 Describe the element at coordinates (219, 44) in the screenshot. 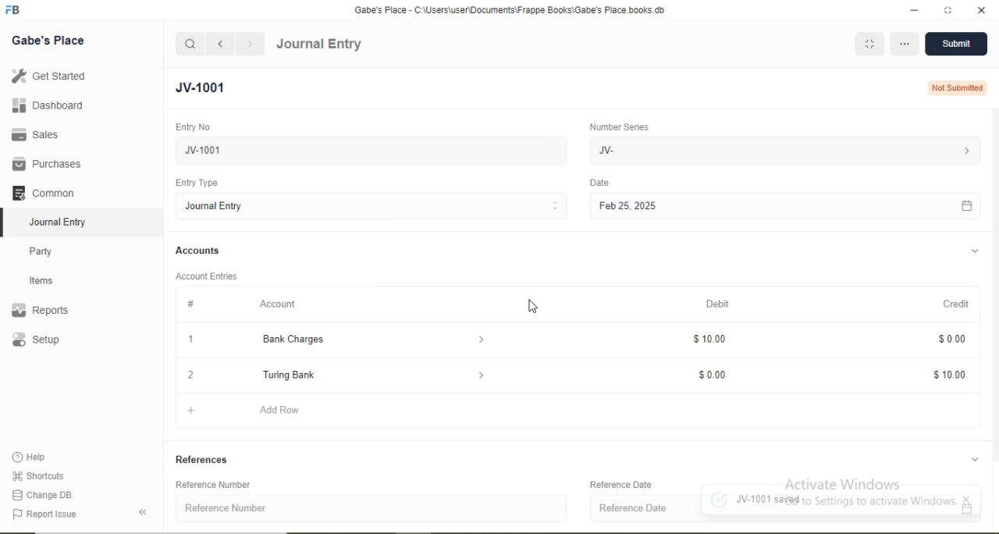

I see `navigate backward` at that location.